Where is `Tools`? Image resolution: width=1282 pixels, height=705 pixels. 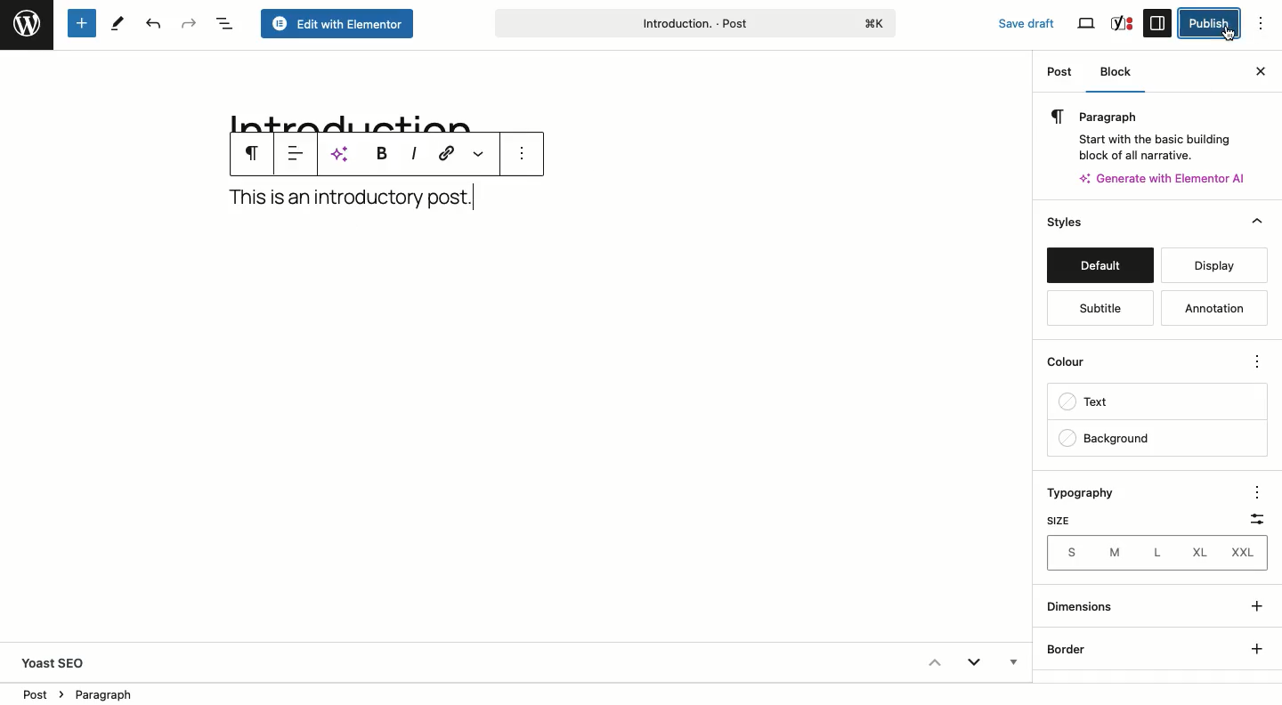
Tools is located at coordinates (118, 22).